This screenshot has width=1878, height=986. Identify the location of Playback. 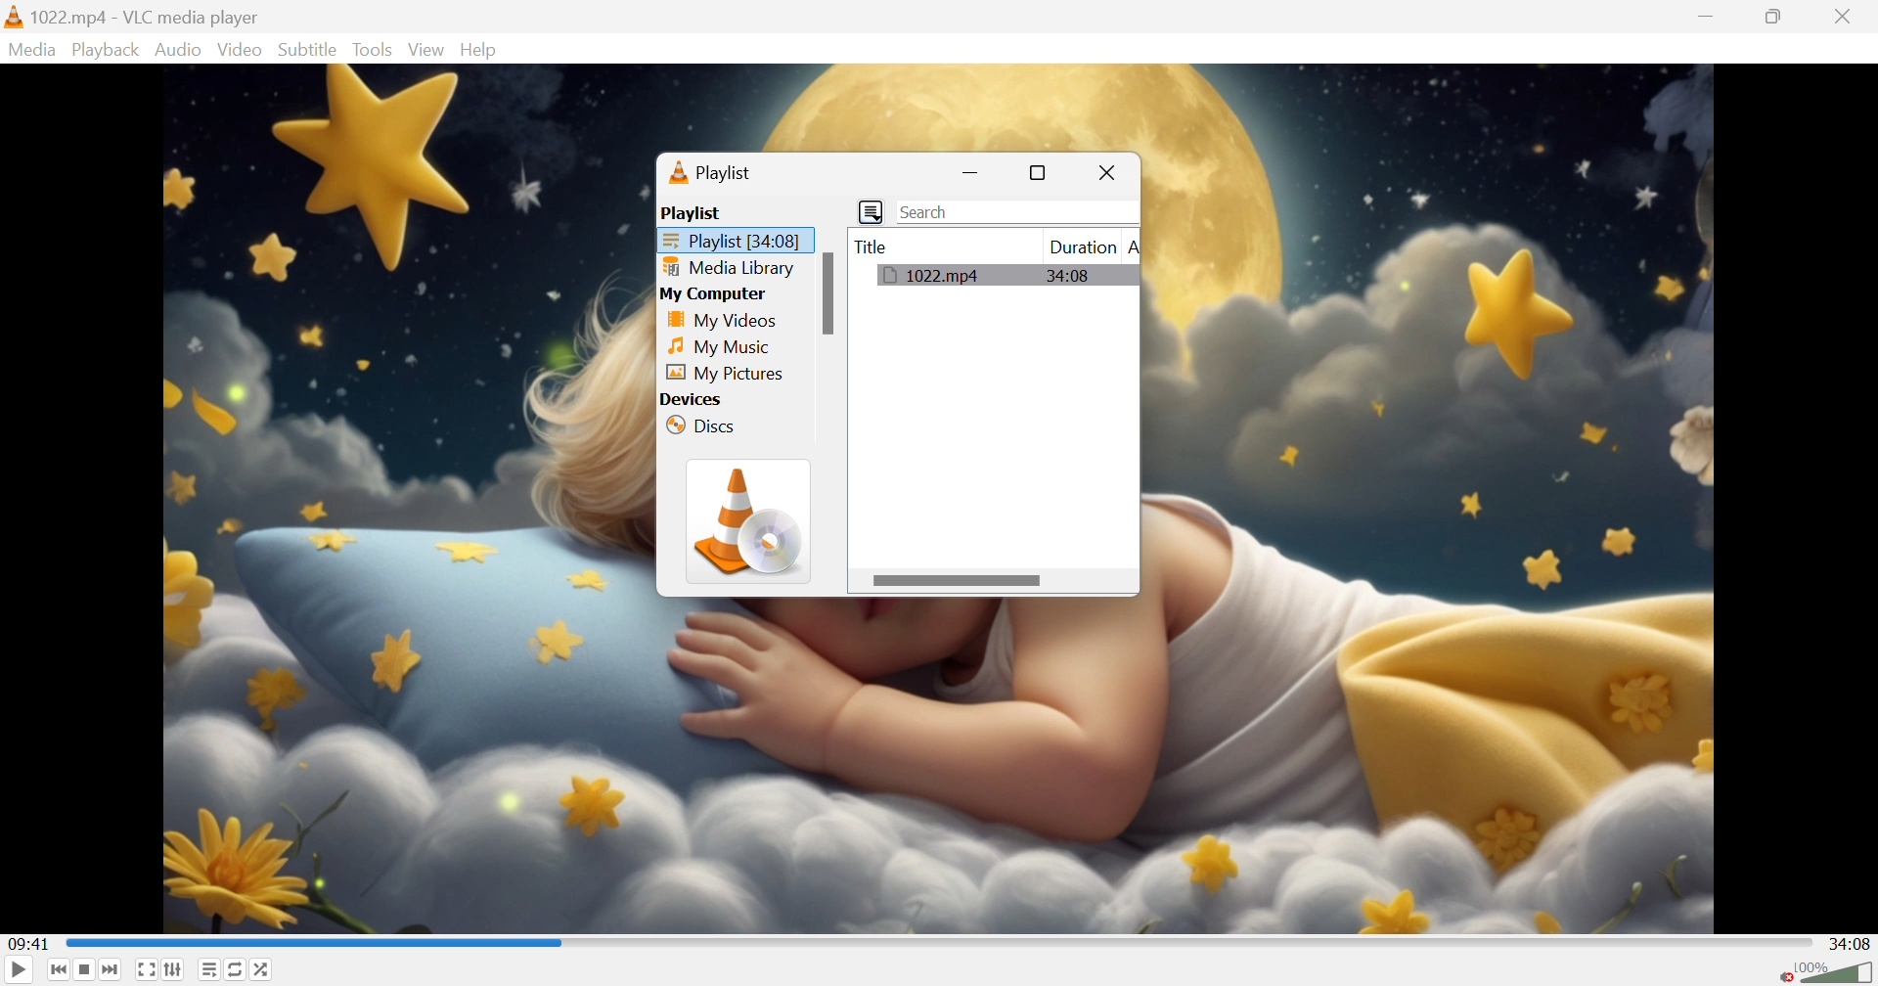
(105, 49).